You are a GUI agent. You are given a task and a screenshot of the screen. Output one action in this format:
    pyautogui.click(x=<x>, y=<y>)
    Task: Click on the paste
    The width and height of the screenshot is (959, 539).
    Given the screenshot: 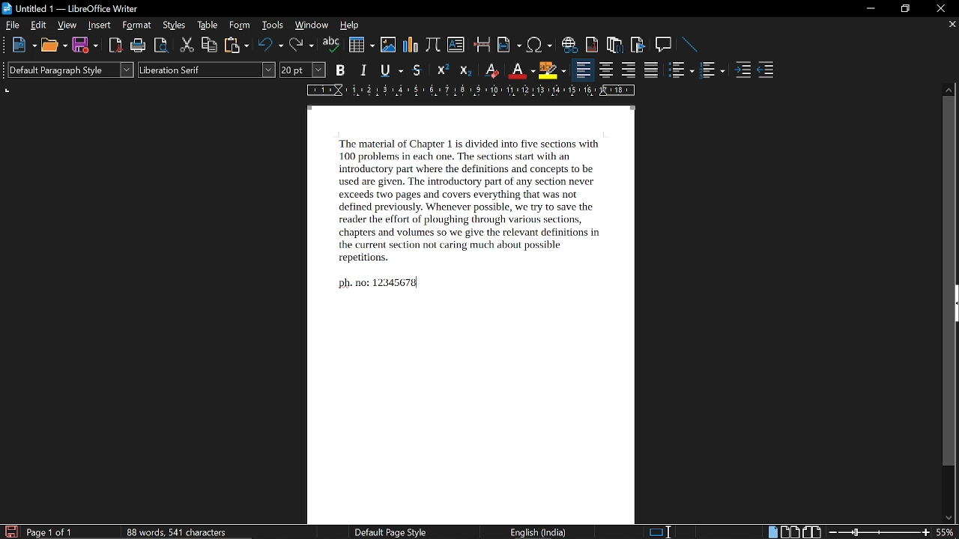 What is the action you would take?
    pyautogui.click(x=237, y=45)
    